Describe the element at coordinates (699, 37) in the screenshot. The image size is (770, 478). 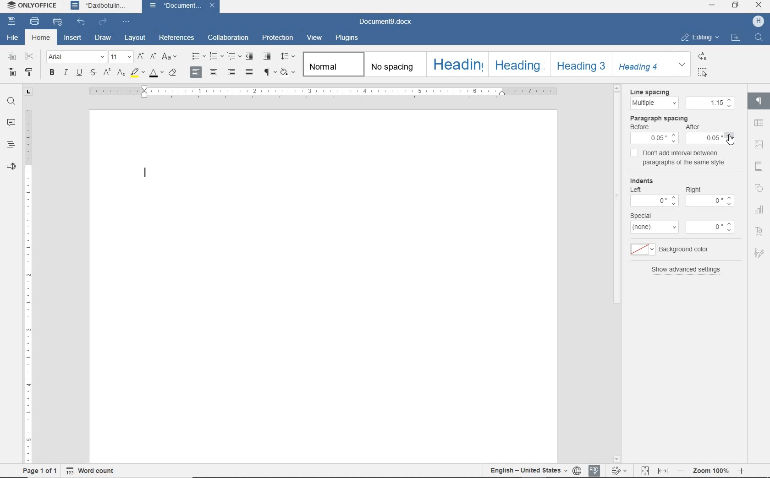
I see `EDITING` at that location.